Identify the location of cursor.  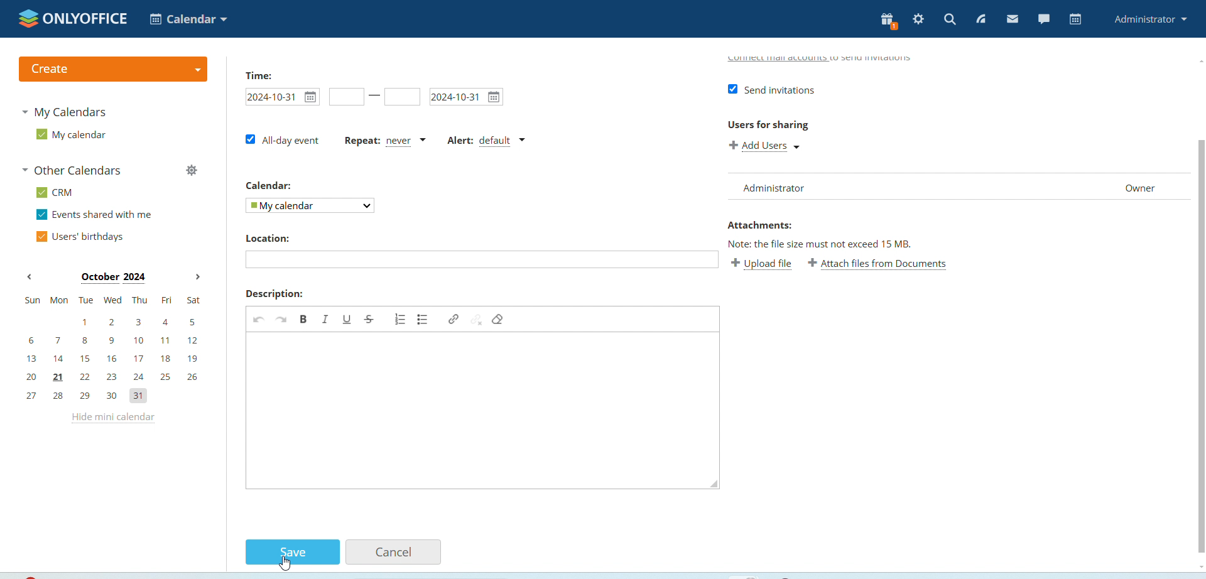
(286, 564).